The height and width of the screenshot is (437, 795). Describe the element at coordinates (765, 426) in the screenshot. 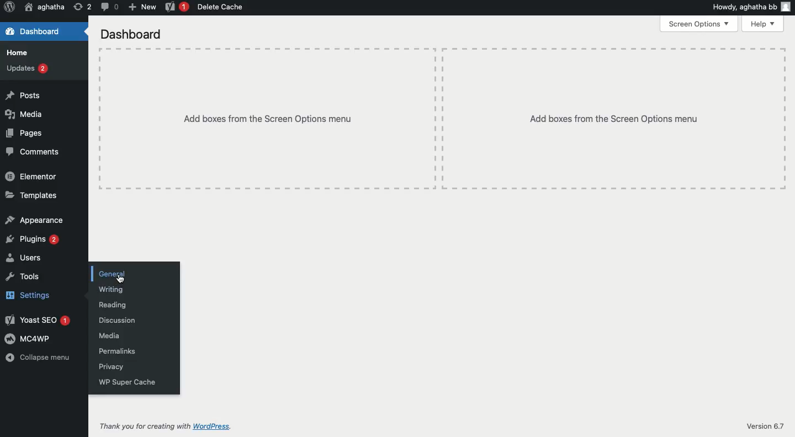

I see `Version 6.7` at that location.